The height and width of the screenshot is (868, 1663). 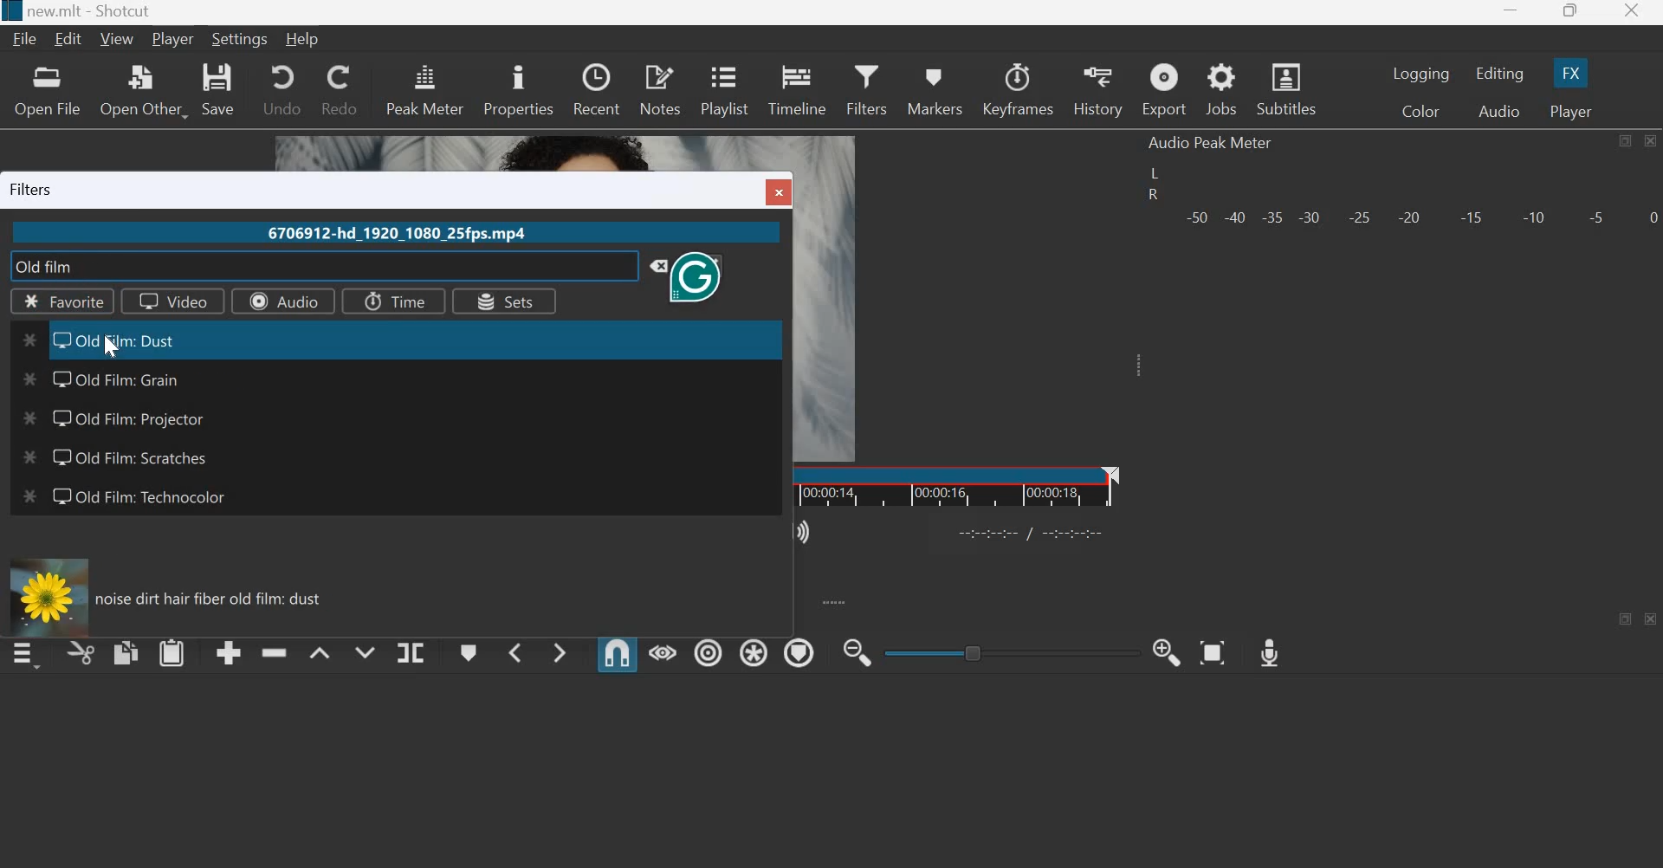 What do you see at coordinates (320, 652) in the screenshot?
I see `Lift` at bounding box center [320, 652].